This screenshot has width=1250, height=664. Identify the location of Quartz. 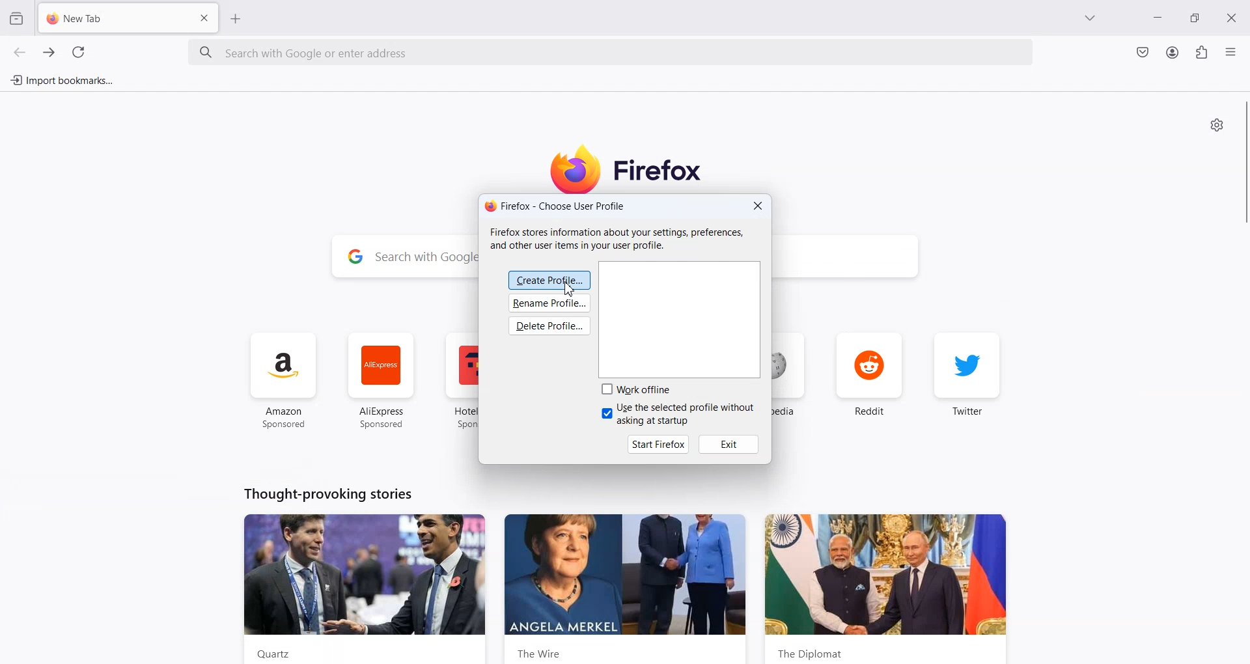
(367, 588).